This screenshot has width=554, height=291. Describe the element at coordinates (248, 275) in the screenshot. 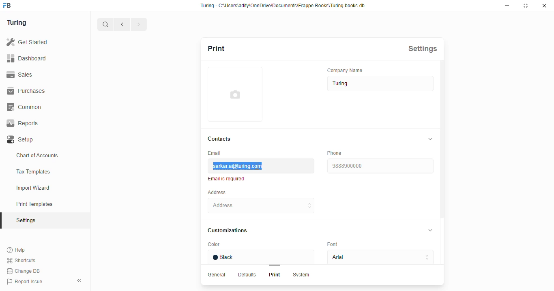

I see `Defaults` at that location.